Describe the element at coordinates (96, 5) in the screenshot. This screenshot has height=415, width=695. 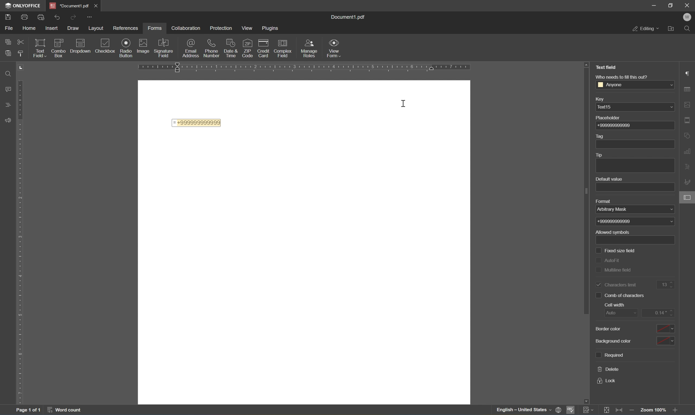
I see `close` at that location.